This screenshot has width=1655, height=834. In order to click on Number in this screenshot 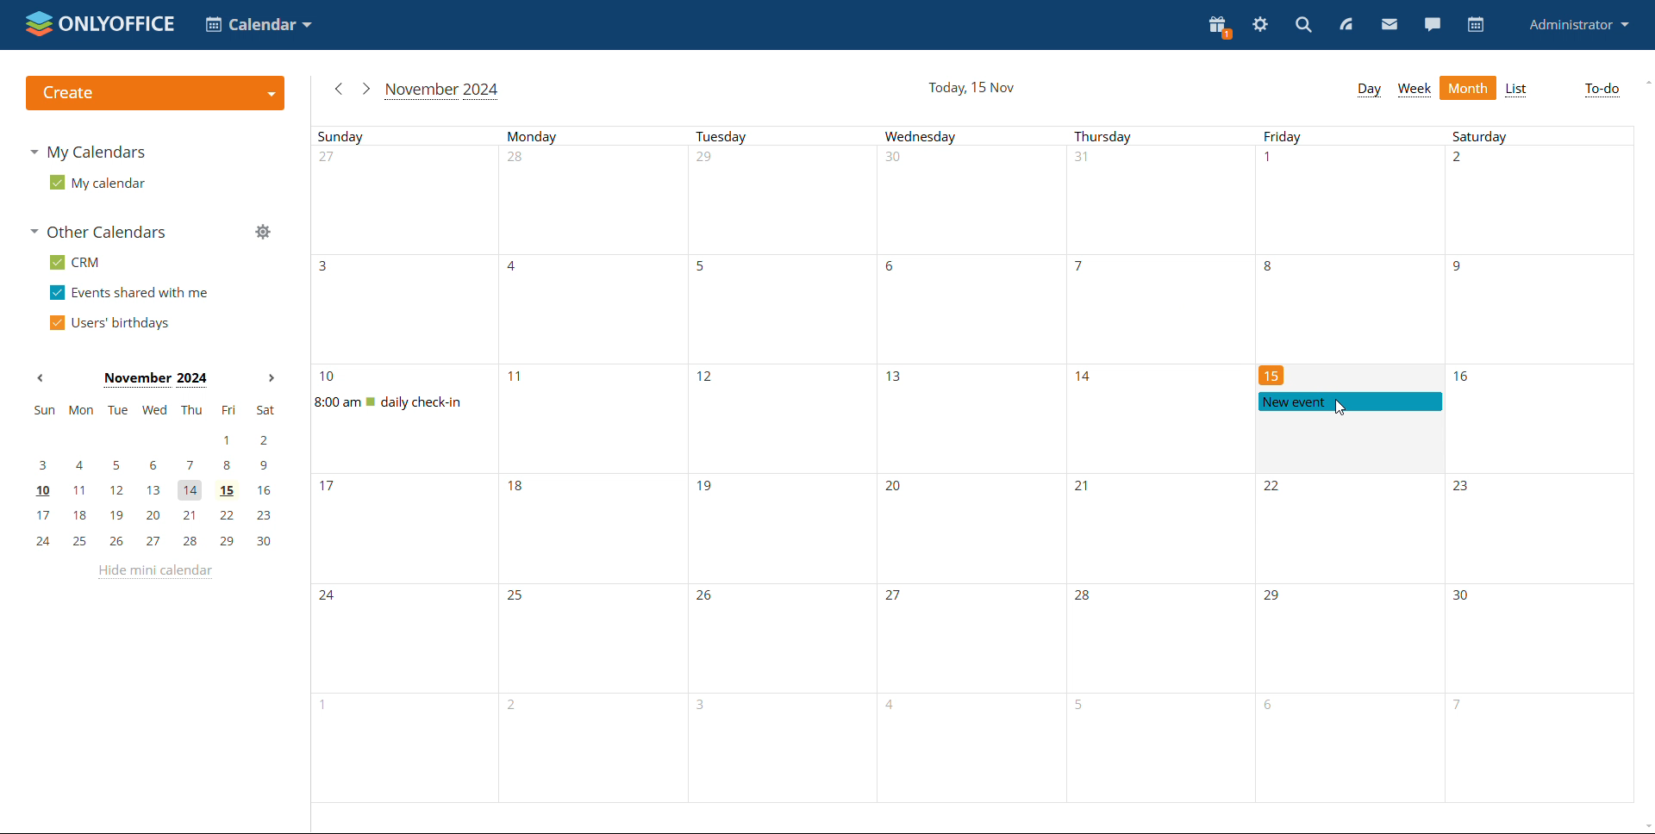, I will do `click(514, 269)`.